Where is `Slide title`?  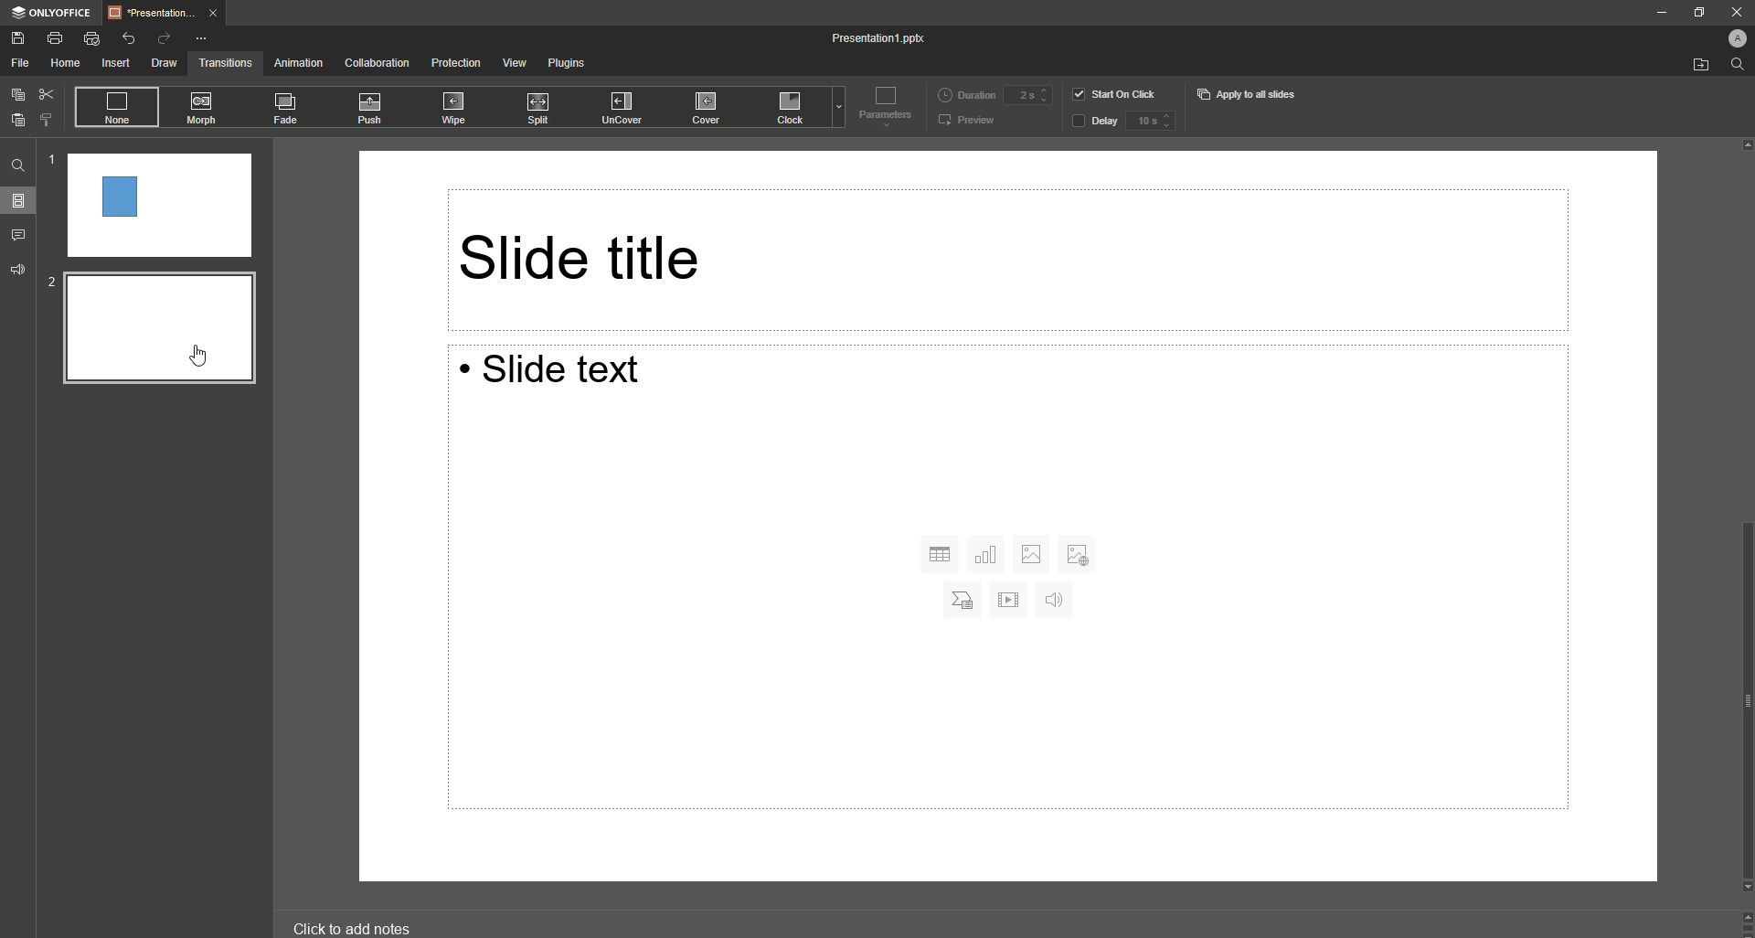 Slide title is located at coordinates (1005, 259).